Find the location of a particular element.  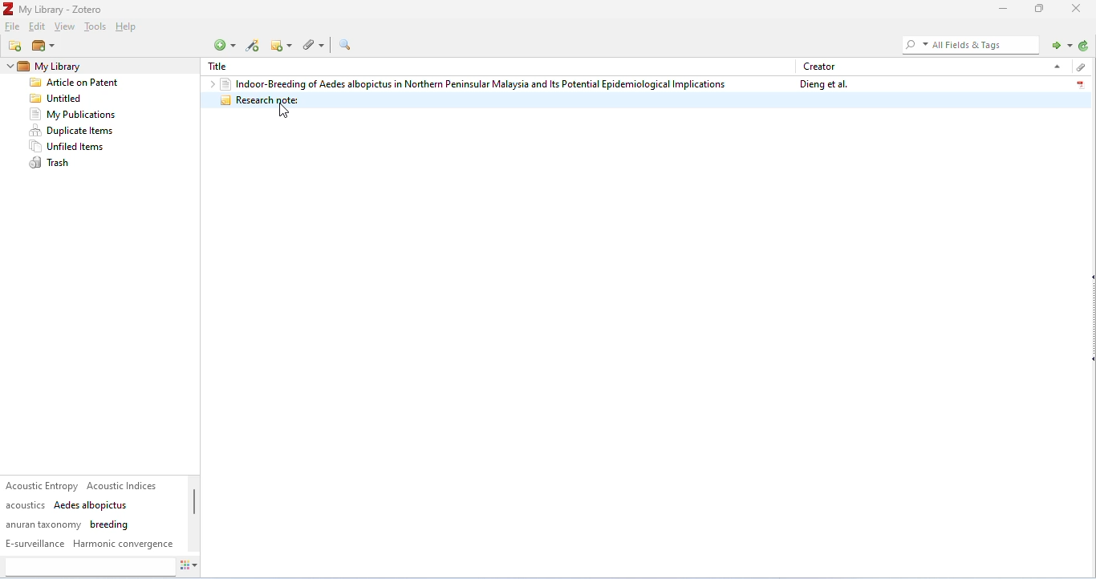

all fields and tagd is located at coordinates (968, 44).